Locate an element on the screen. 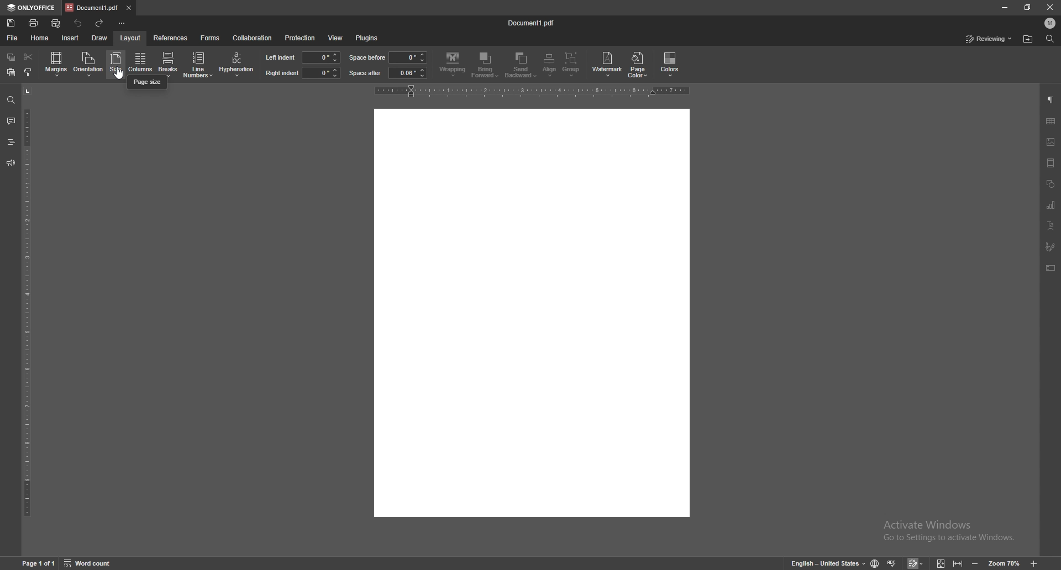 The height and width of the screenshot is (570, 1061). resize is located at coordinates (1027, 8).